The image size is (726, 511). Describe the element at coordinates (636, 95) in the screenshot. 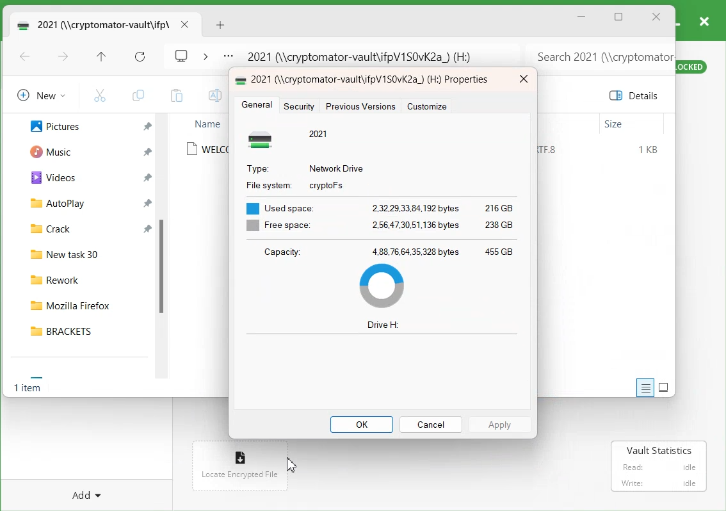

I see `Details` at that location.